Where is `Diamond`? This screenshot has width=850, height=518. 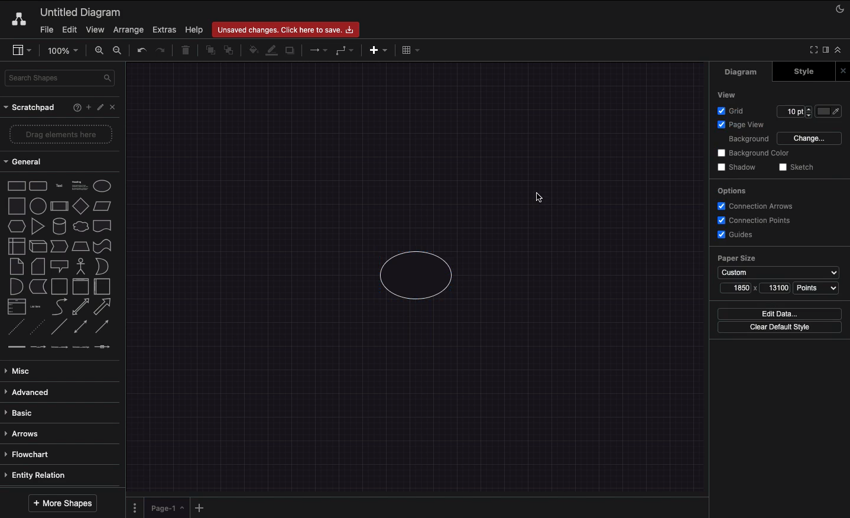
Diamond is located at coordinates (80, 206).